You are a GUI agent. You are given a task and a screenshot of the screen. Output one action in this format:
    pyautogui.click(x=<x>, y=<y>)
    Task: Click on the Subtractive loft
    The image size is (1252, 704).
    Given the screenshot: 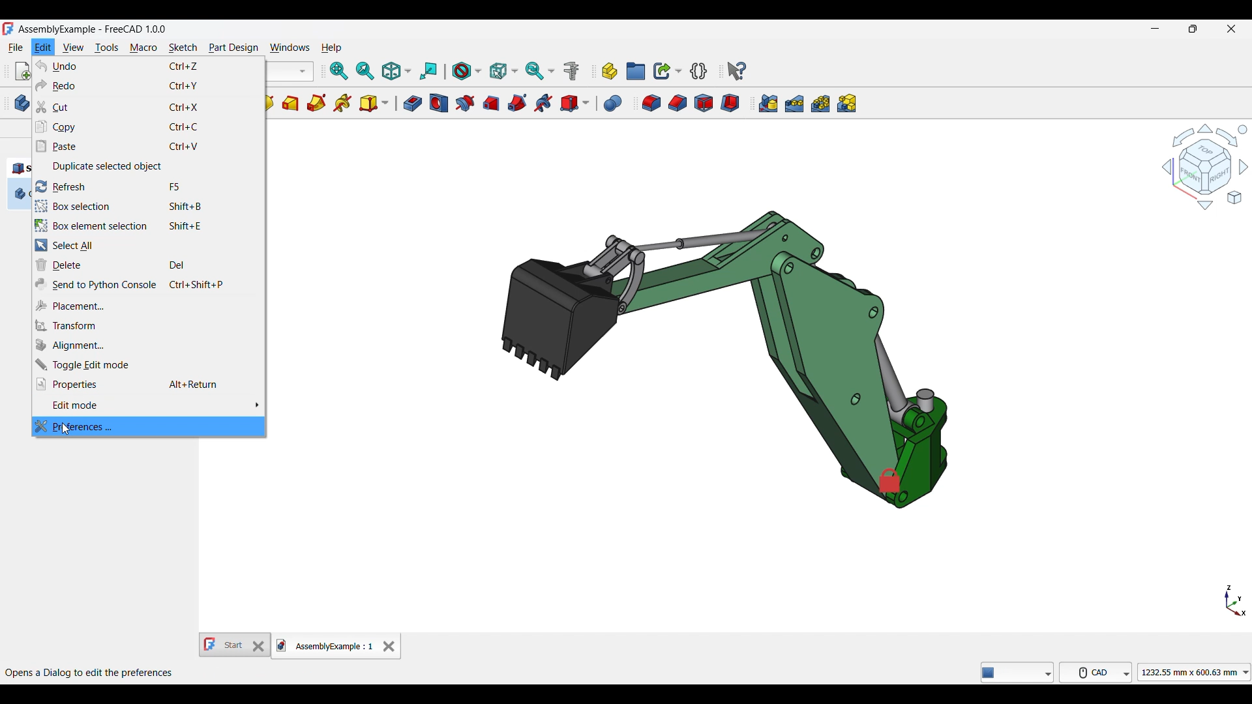 What is the action you would take?
    pyautogui.click(x=492, y=104)
    